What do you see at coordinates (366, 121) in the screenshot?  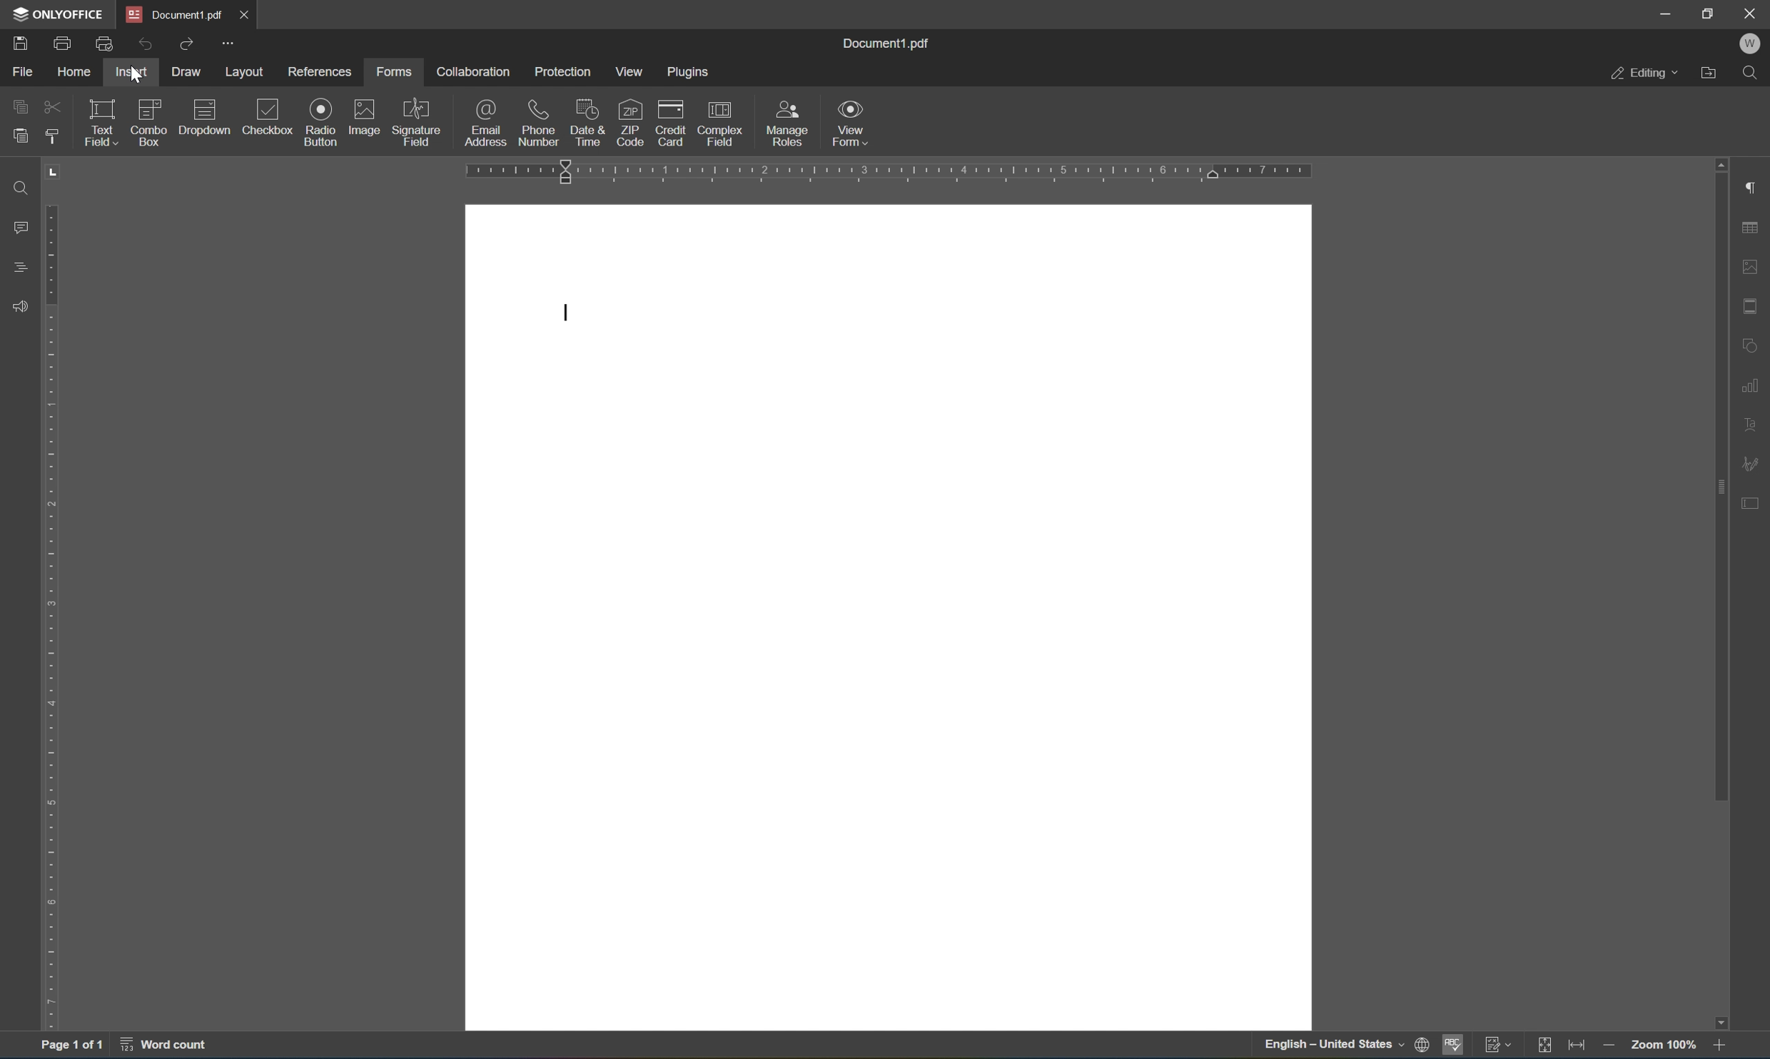 I see `image` at bounding box center [366, 121].